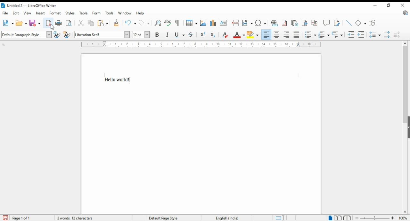  I want to click on toggle ordered list, so click(311, 35).